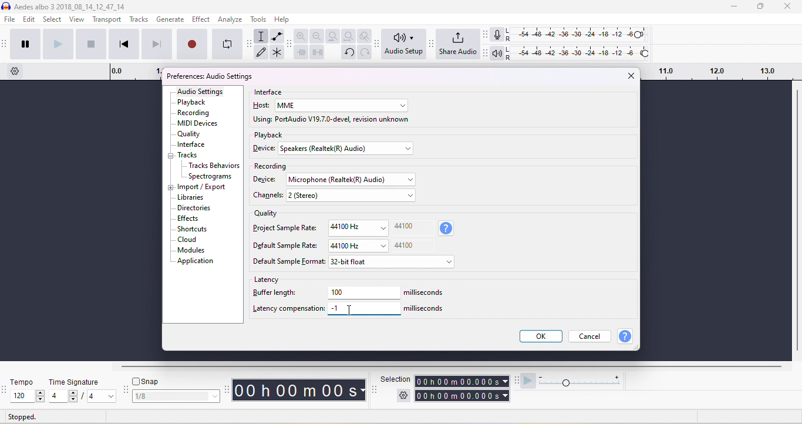 The image size is (802, 424). I want to click on stopped, so click(23, 418).